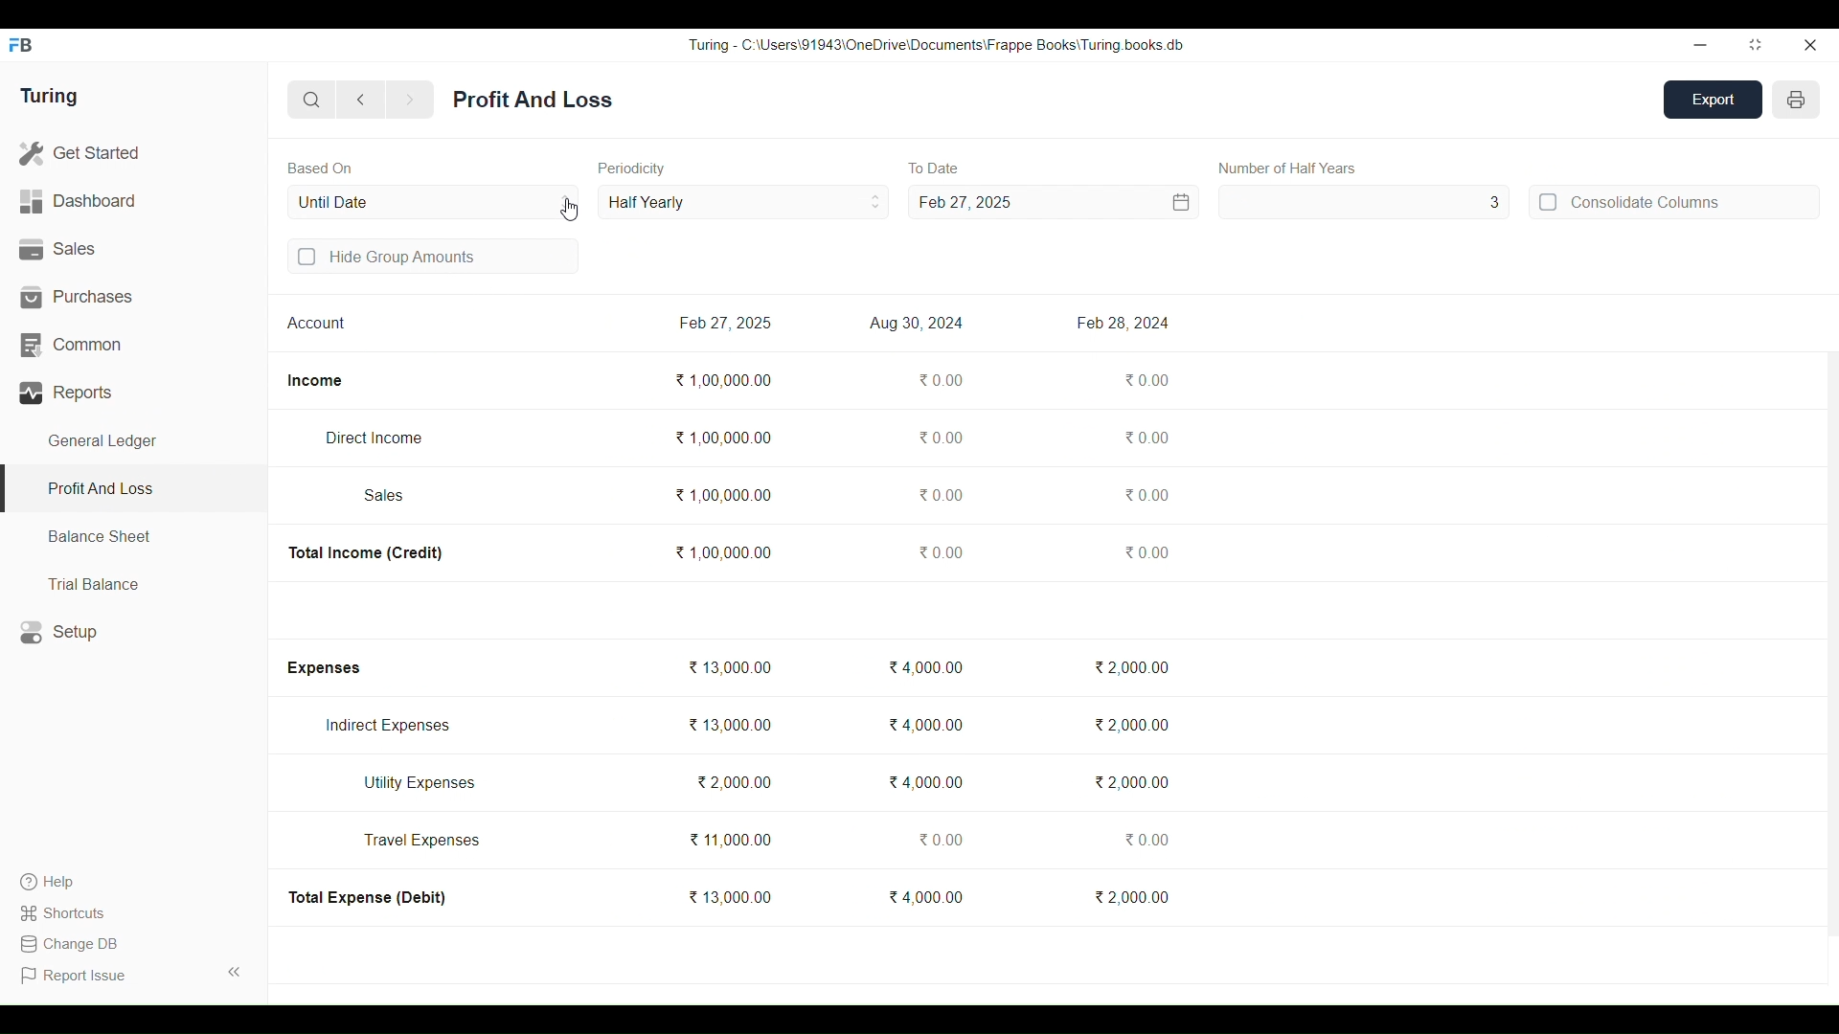  I want to click on Sales, so click(385, 495).